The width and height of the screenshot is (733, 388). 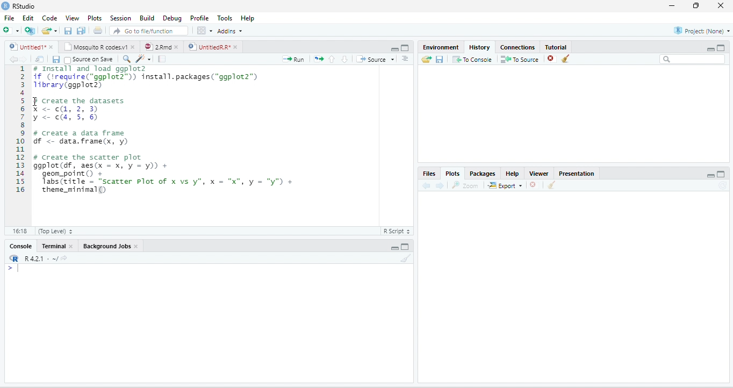 I want to click on R, so click(x=13, y=258).